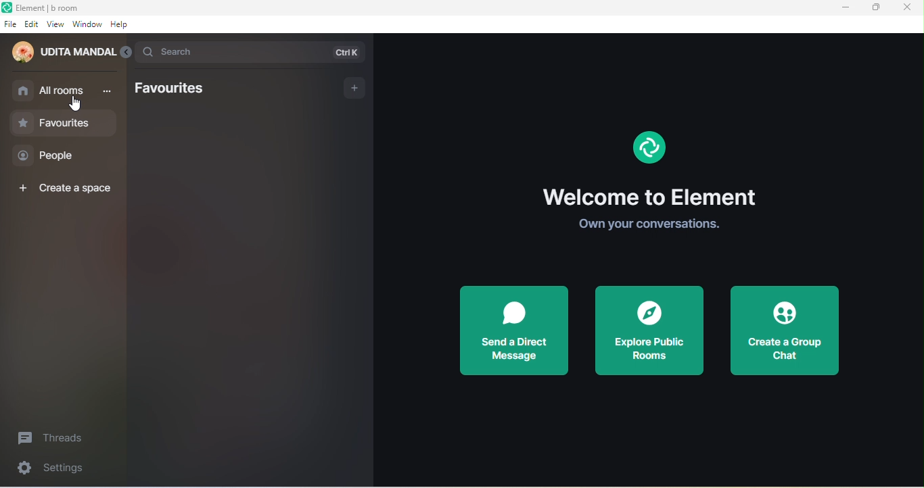  What do you see at coordinates (846, 7) in the screenshot?
I see `minimize` at bounding box center [846, 7].